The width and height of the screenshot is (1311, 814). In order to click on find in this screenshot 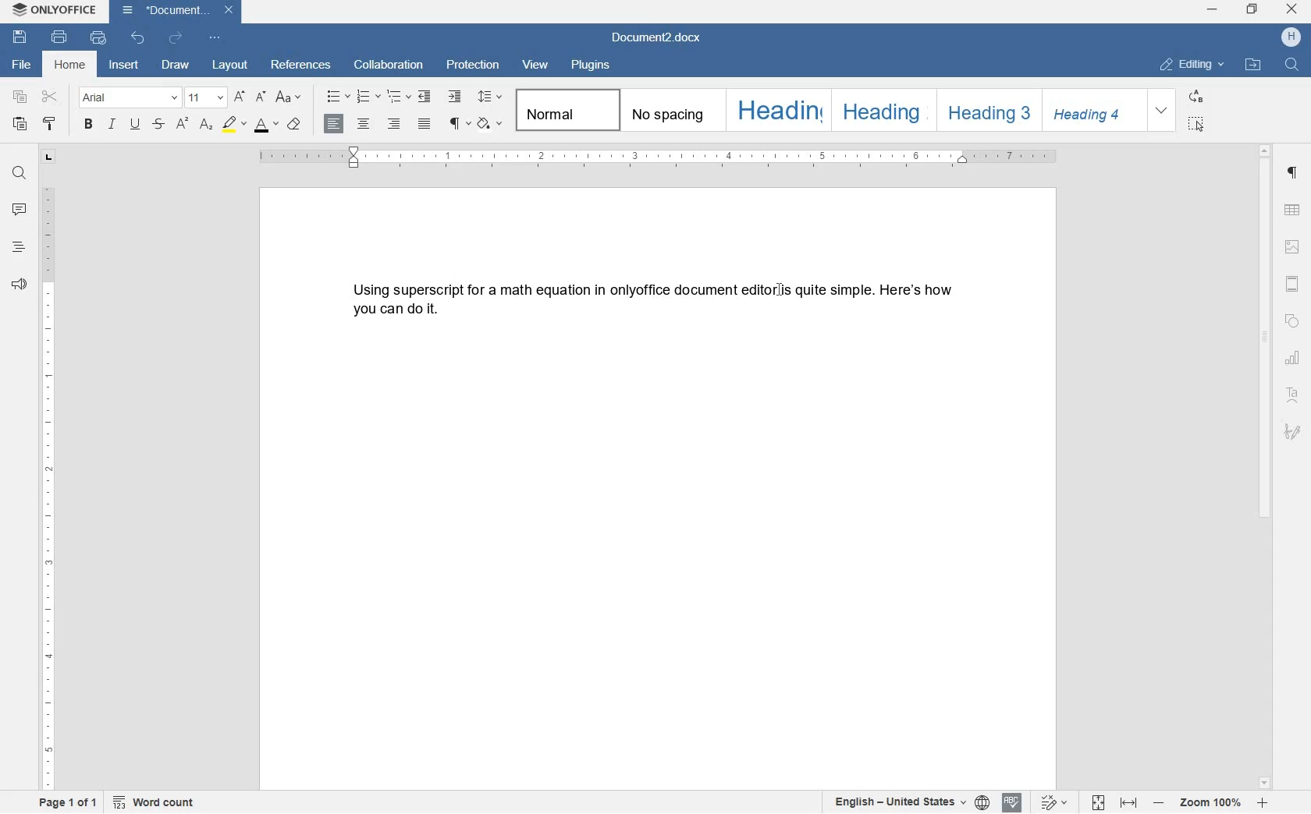, I will do `click(19, 170)`.